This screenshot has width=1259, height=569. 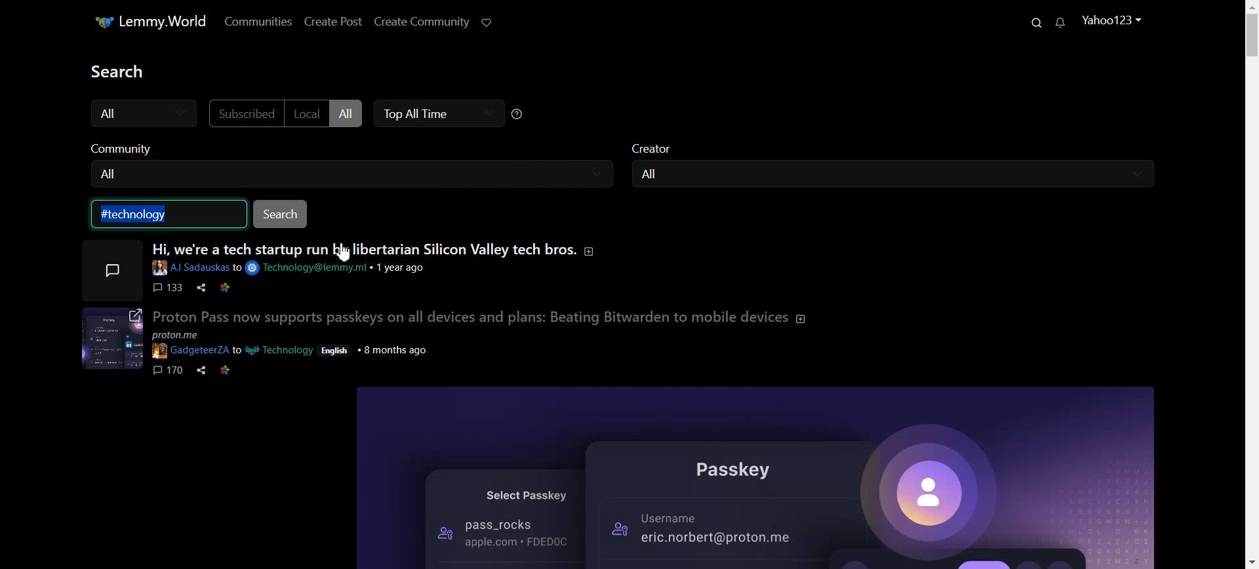 What do you see at coordinates (898, 151) in the screenshot?
I see `Creator` at bounding box center [898, 151].